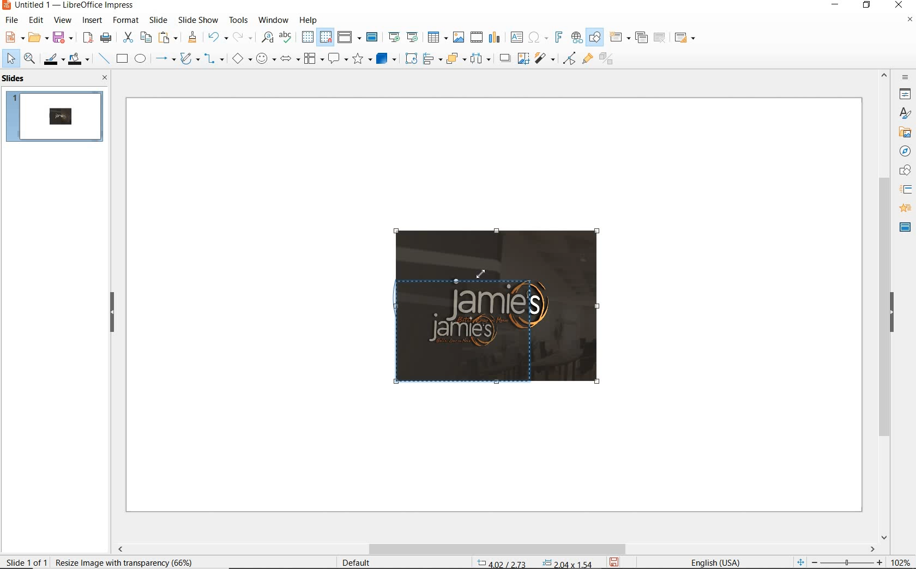  What do you see at coordinates (140, 59) in the screenshot?
I see `ellipse` at bounding box center [140, 59].